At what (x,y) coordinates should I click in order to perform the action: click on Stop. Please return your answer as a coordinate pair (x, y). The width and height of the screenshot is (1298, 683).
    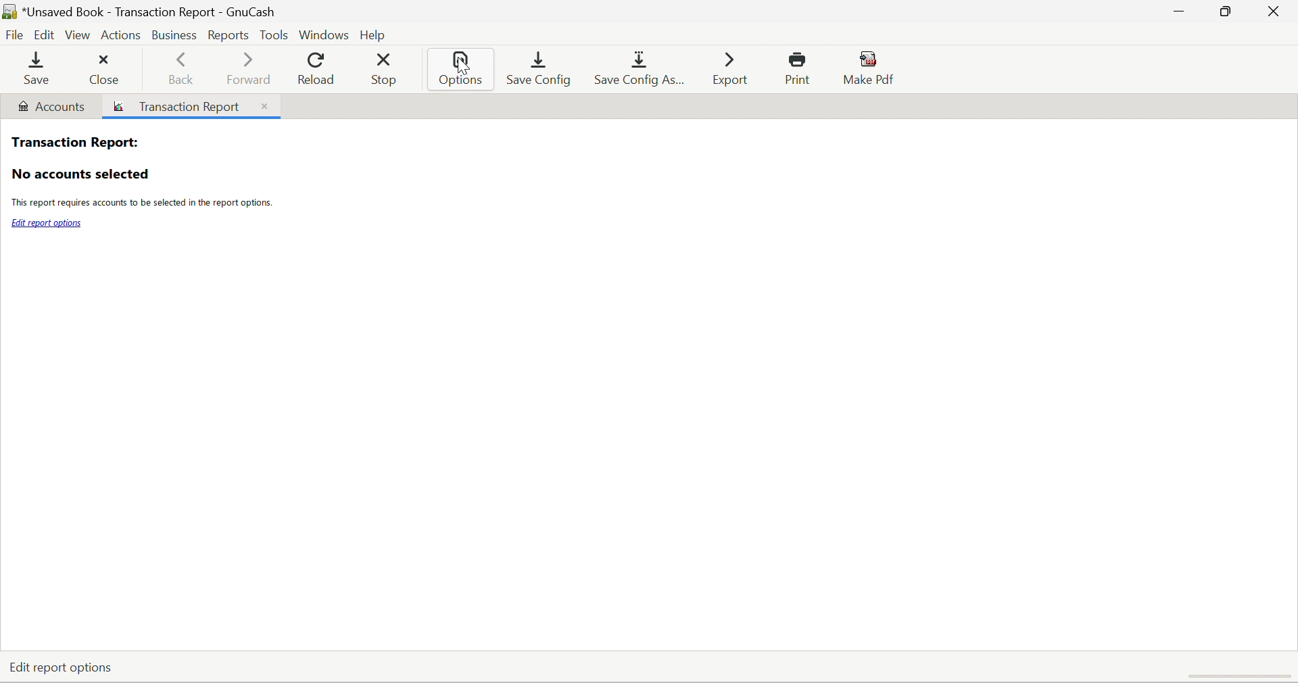
    Looking at the image, I should click on (387, 70).